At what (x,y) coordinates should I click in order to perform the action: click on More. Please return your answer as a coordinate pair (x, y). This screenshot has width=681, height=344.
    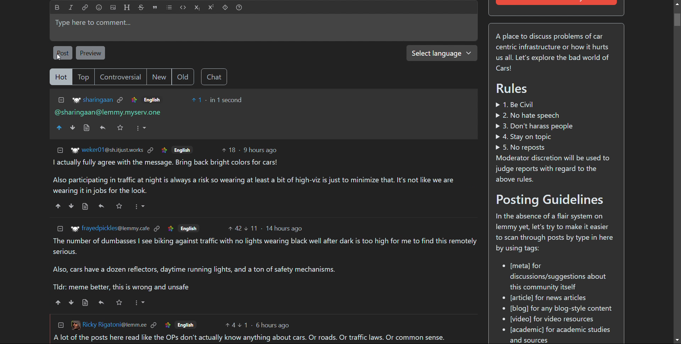
    Looking at the image, I should click on (140, 206).